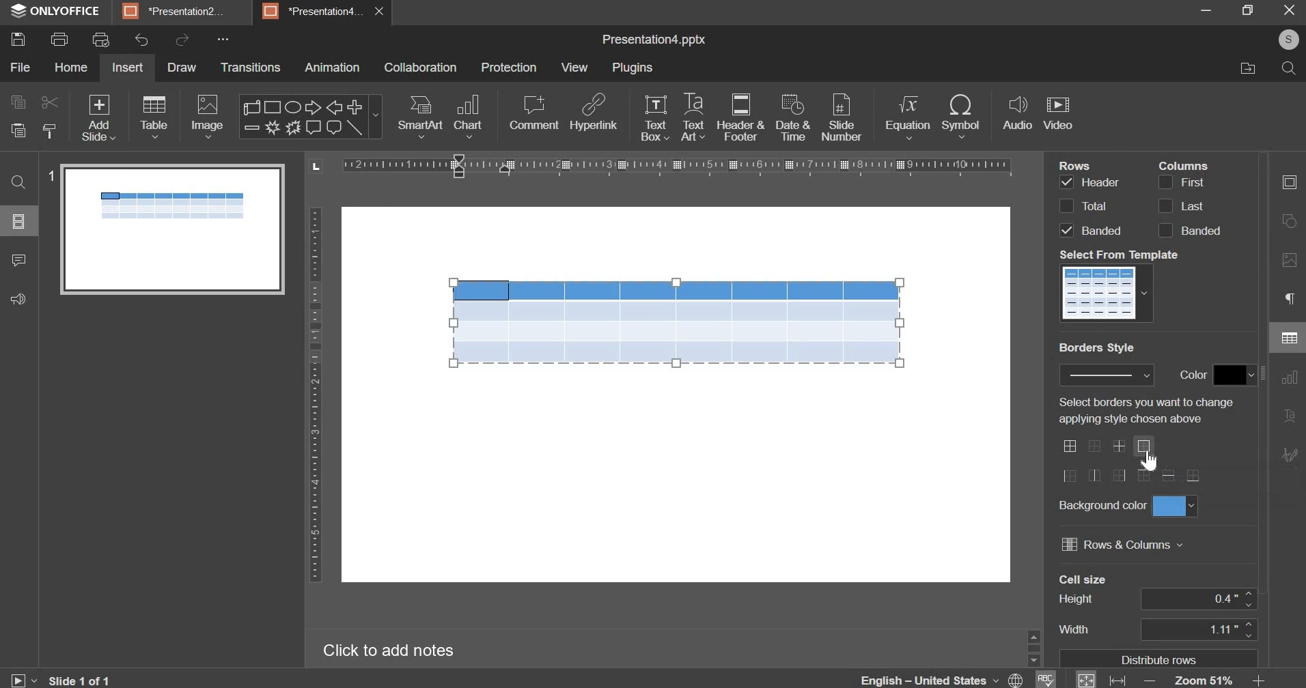 Image resolution: width=1306 pixels, height=688 pixels. Describe the element at coordinates (101, 40) in the screenshot. I see `print preview` at that location.